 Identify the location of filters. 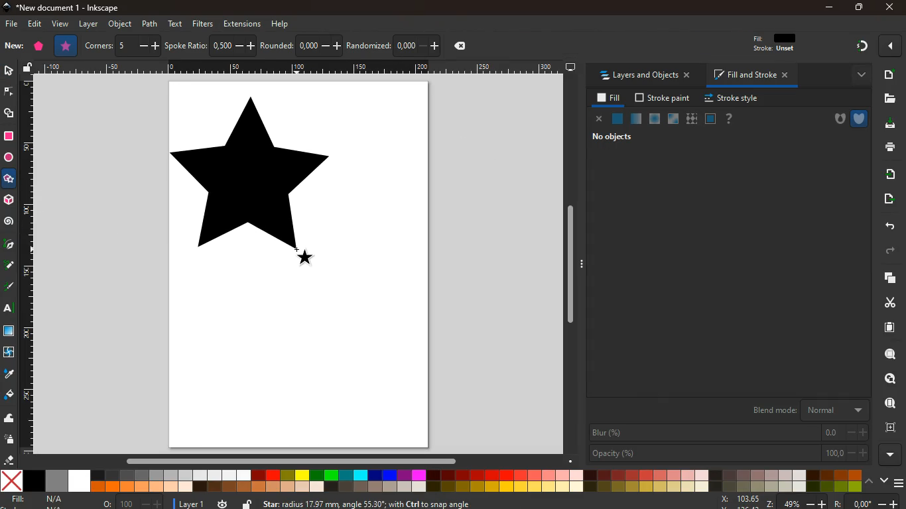
(203, 23).